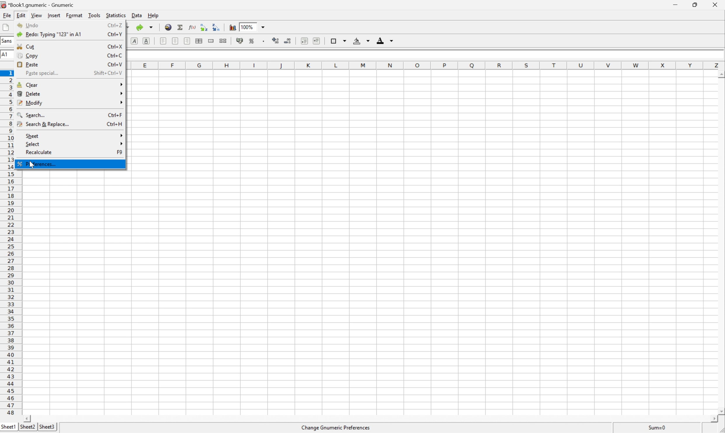  What do you see at coordinates (720, 411) in the screenshot?
I see `scroll down` at bounding box center [720, 411].